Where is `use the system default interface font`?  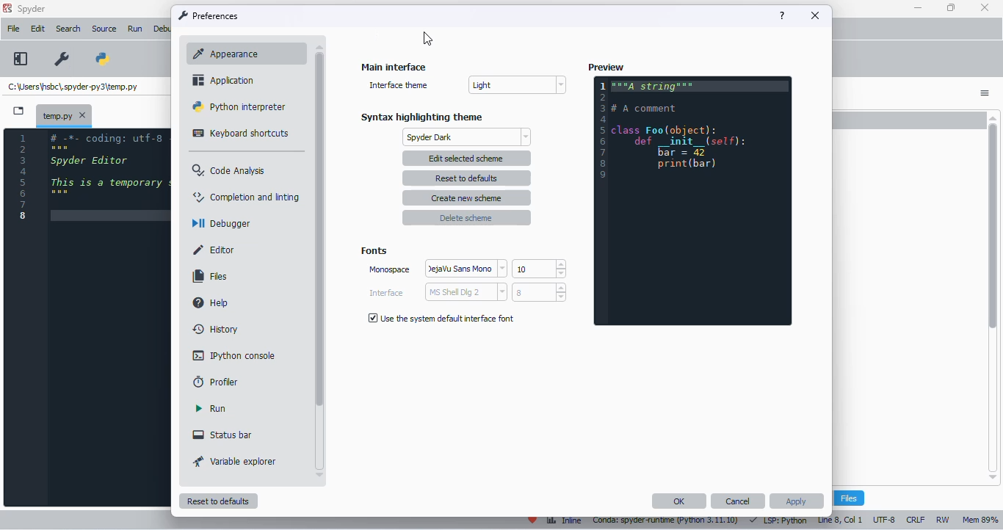
use the system default interface font is located at coordinates (442, 318).